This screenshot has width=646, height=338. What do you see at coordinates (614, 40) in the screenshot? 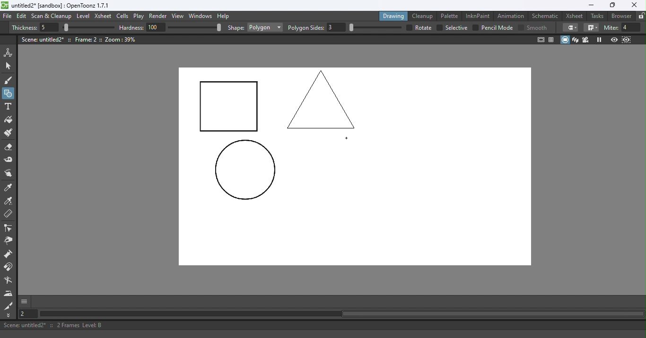
I see `Preview` at bounding box center [614, 40].